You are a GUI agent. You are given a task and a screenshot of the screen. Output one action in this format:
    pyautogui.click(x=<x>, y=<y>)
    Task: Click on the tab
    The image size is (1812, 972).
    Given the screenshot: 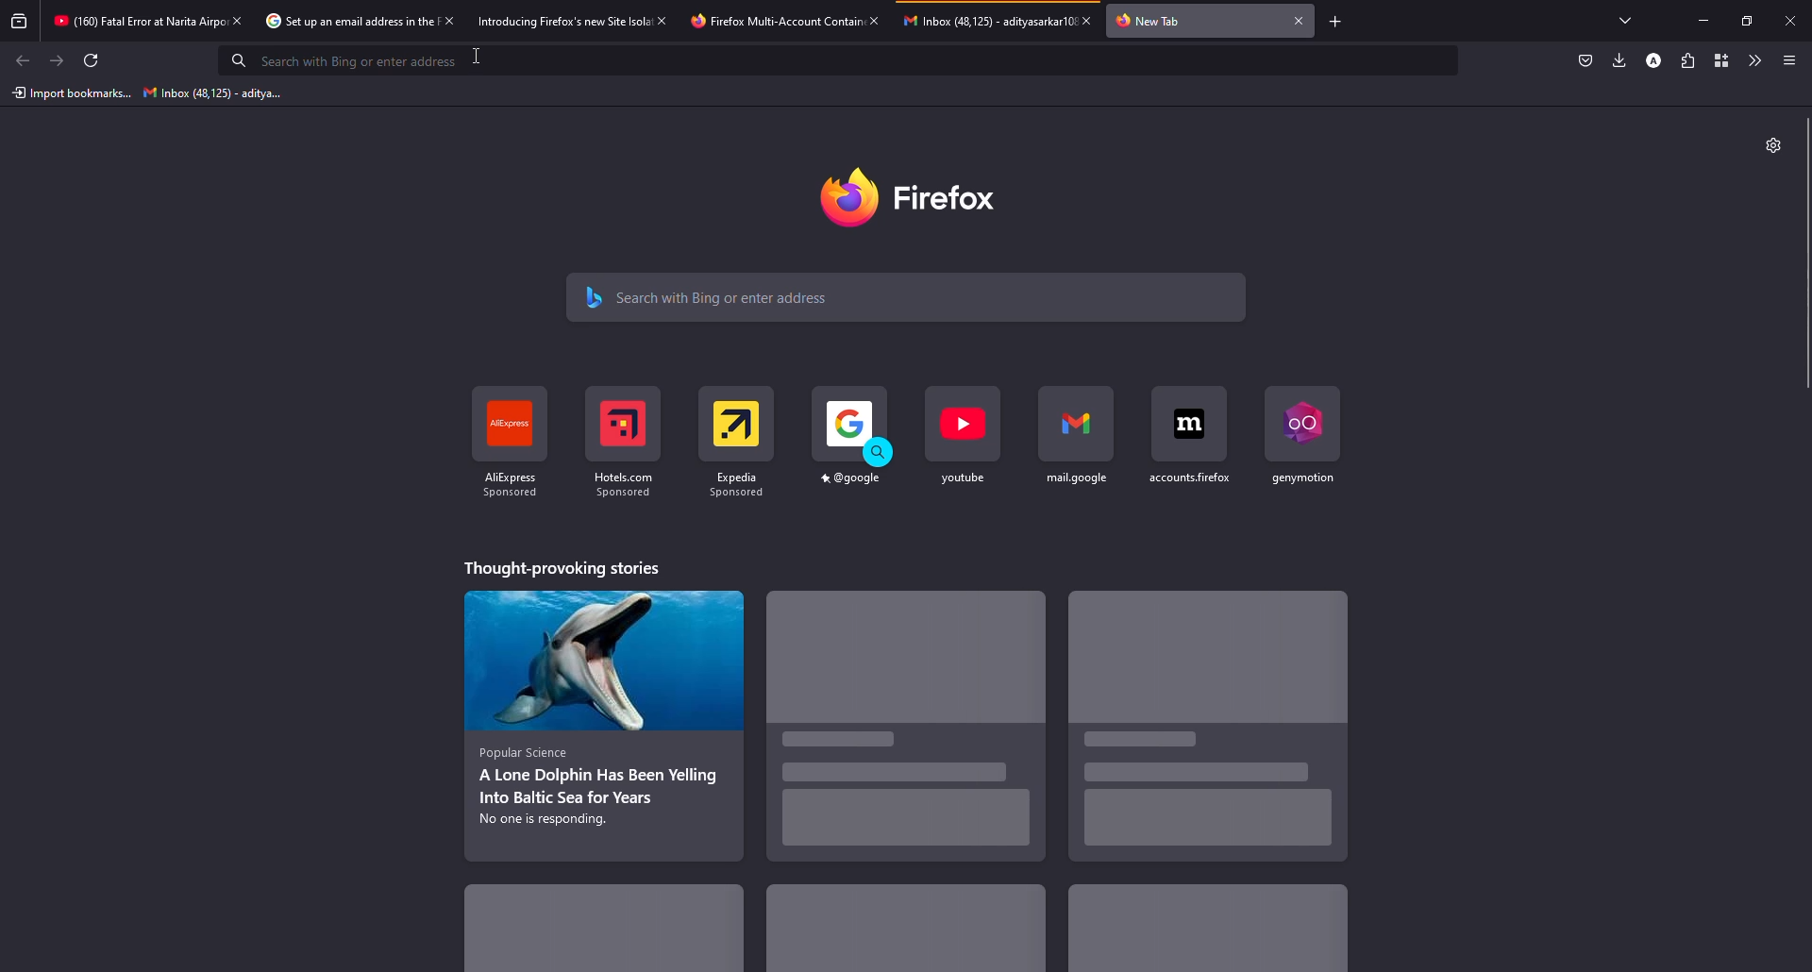 What is the action you would take?
    pyautogui.click(x=980, y=27)
    